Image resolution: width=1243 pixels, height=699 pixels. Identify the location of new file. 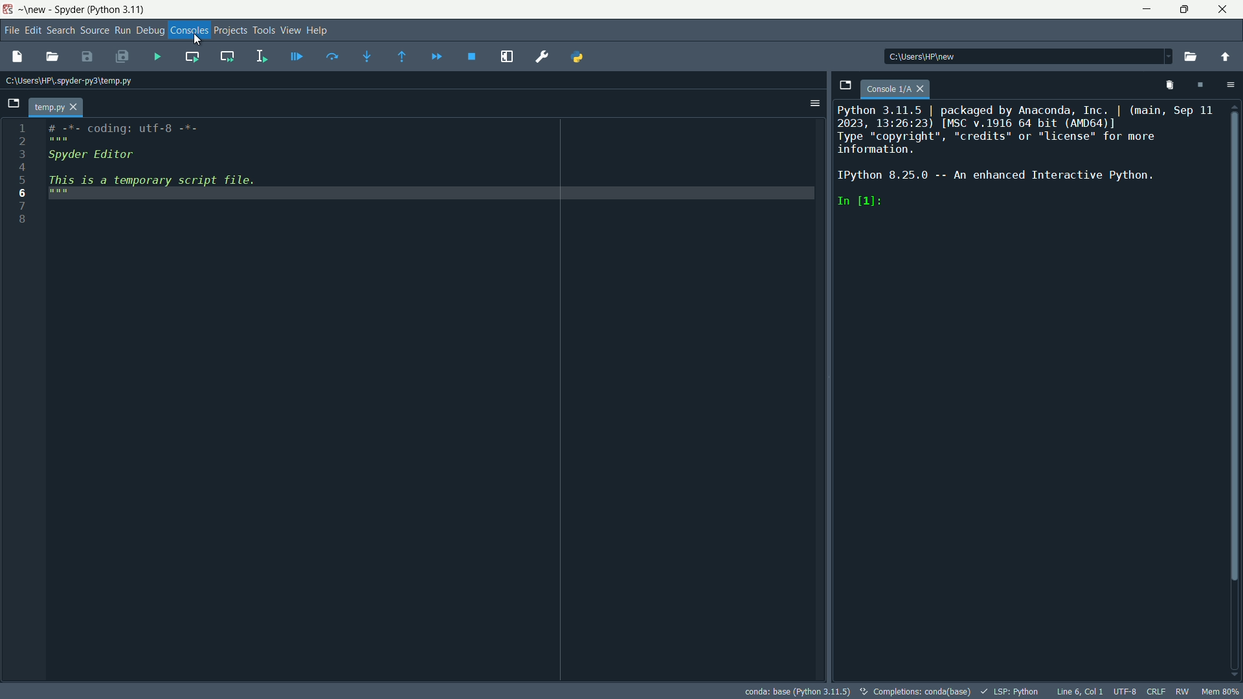
(13, 56).